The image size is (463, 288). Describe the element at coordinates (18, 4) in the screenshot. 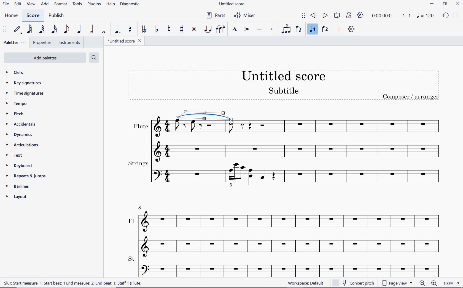

I see `edit` at that location.